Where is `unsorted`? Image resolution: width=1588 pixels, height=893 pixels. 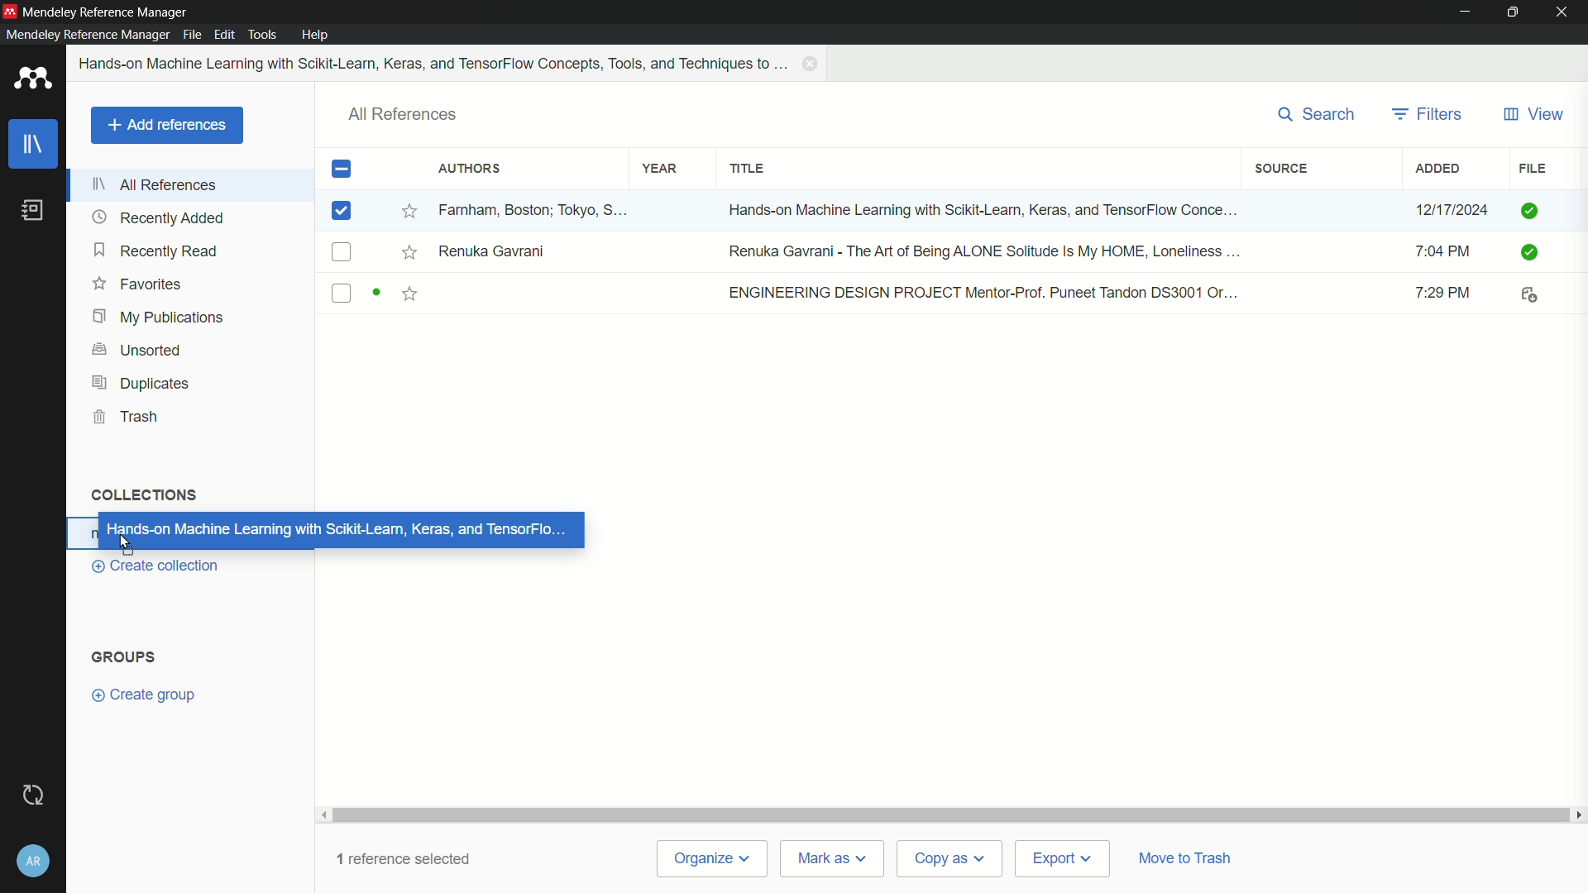 unsorted is located at coordinates (140, 348).